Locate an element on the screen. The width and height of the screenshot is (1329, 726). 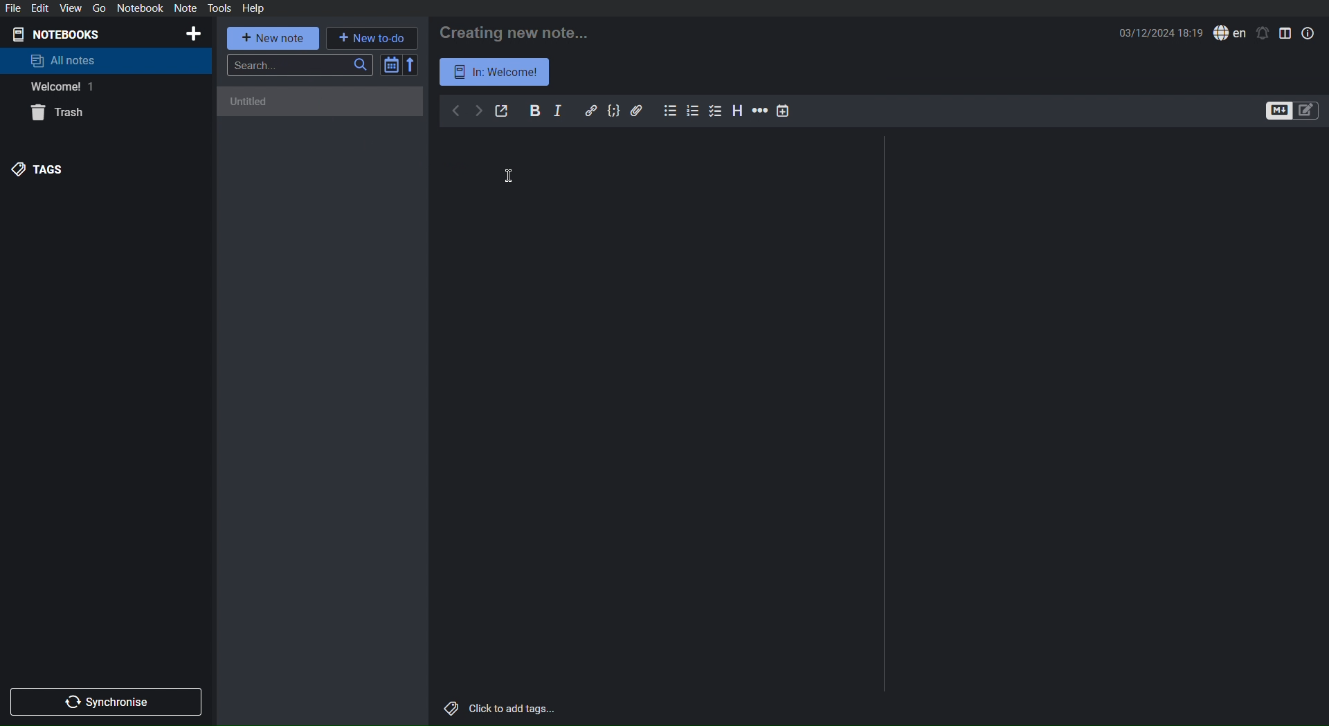
Go is located at coordinates (97, 8).